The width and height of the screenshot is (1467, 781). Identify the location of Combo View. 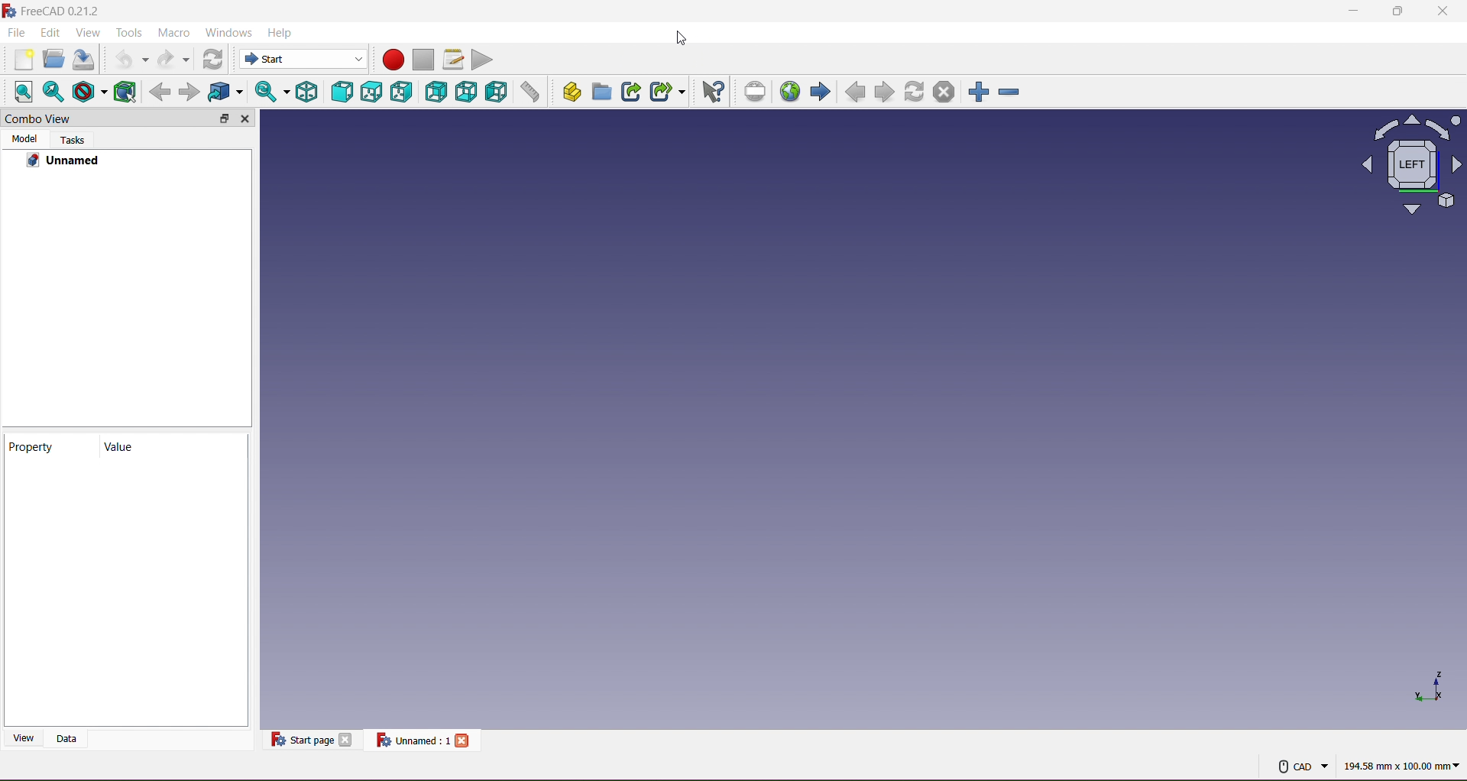
(40, 118).